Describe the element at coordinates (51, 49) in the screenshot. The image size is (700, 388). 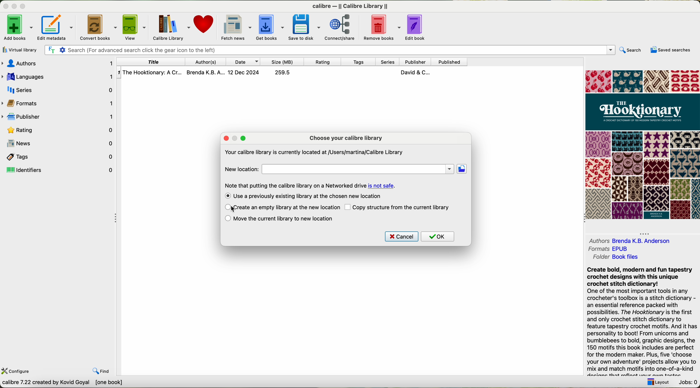
I see `Find the text` at that location.